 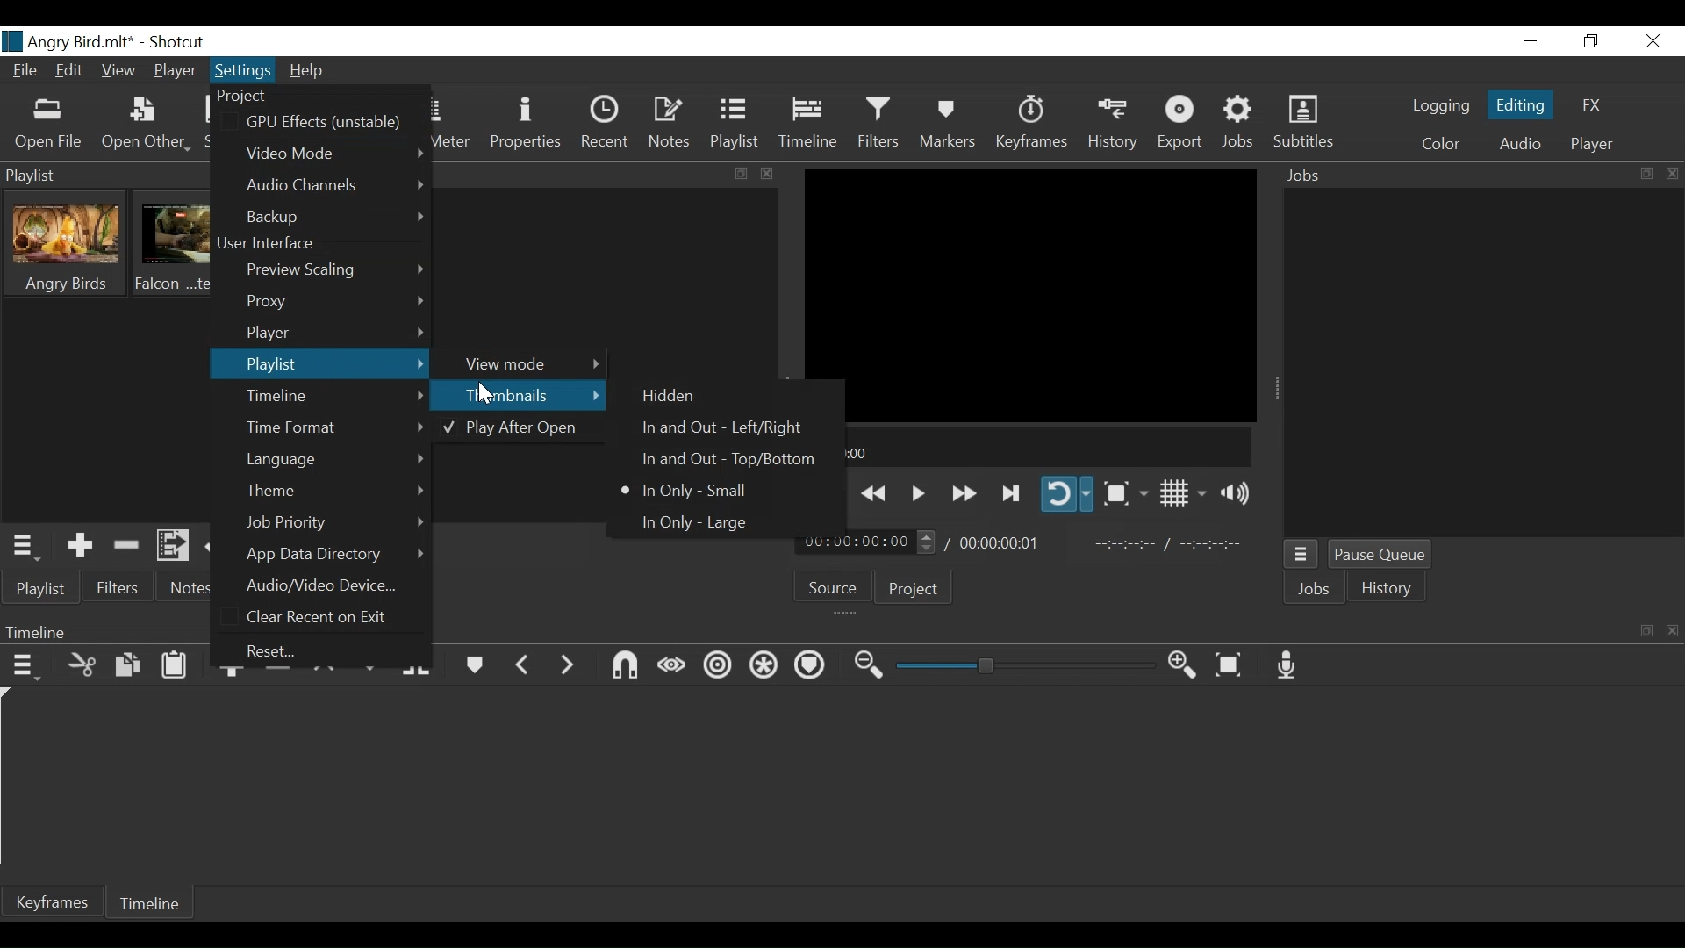 What do you see at coordinates (1183, 494) in the screenshot?
I see `Toggle display grid on the player` at bounding box center [1183, 494].